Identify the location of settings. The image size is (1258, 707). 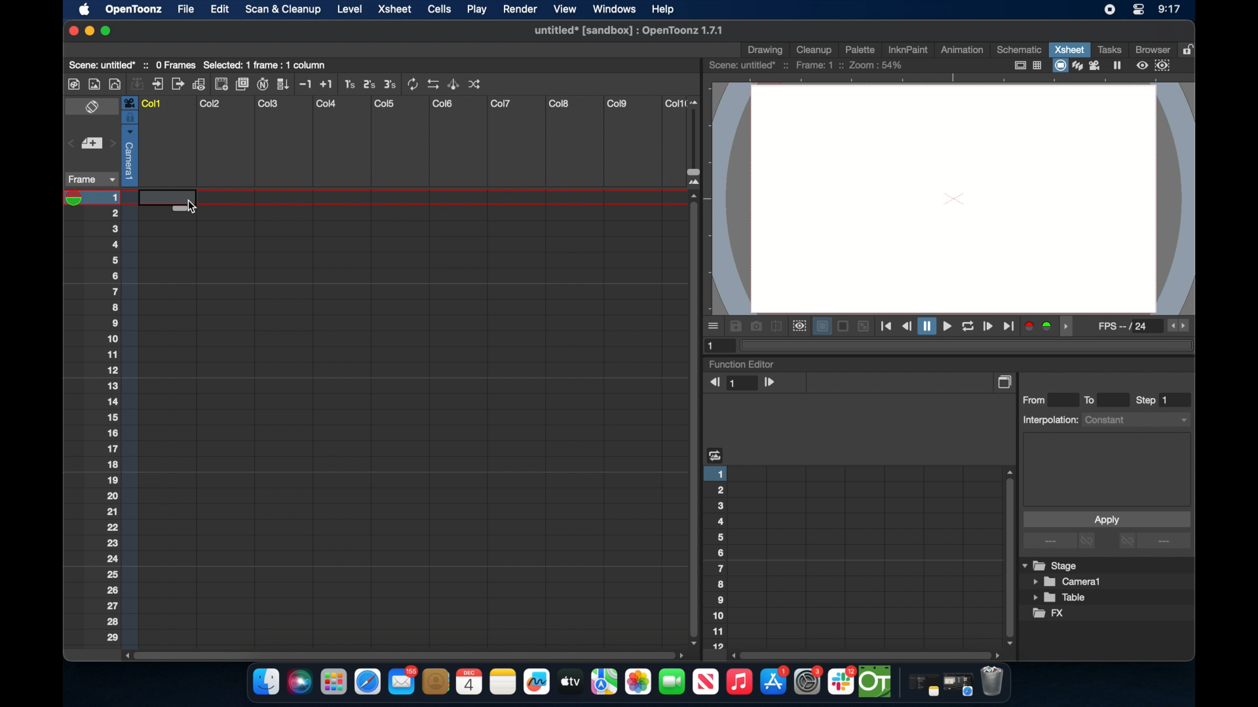
(809, 681).